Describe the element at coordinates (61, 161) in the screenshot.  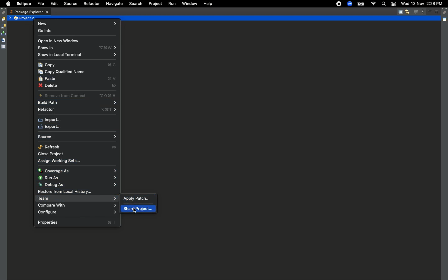
I see `Assign working sets` at that location.